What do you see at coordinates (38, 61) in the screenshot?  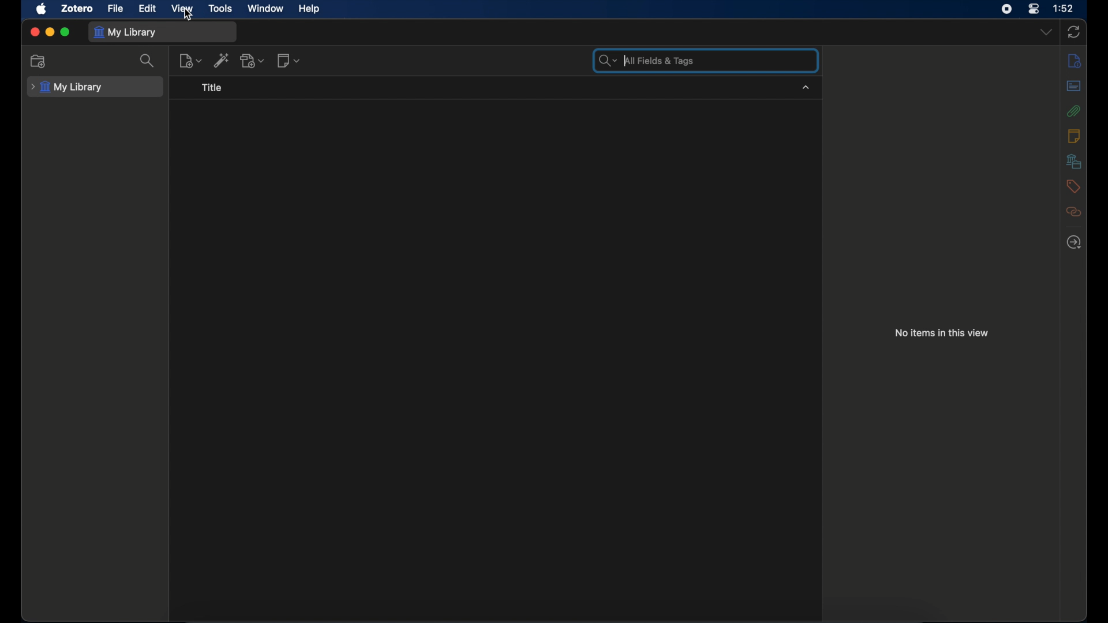 I see `new collection` at bounding box center [38, 61].